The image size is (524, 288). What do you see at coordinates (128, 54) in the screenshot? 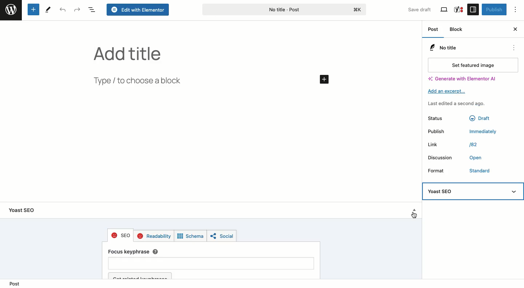
I see `Add title` at bounding box center [128, 54].